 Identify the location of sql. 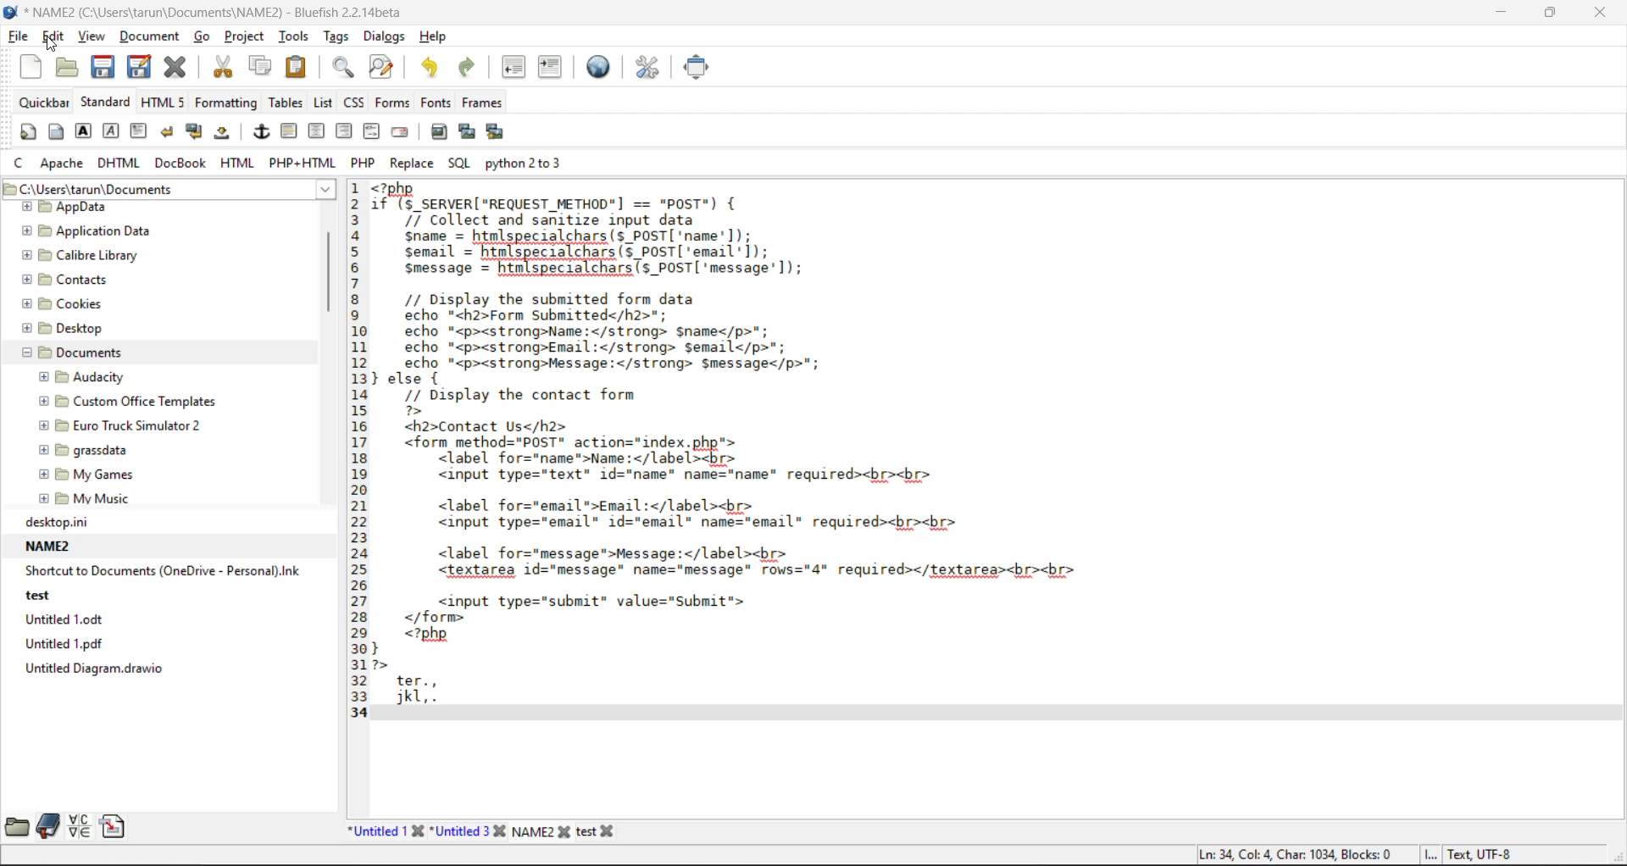
(461, 163).